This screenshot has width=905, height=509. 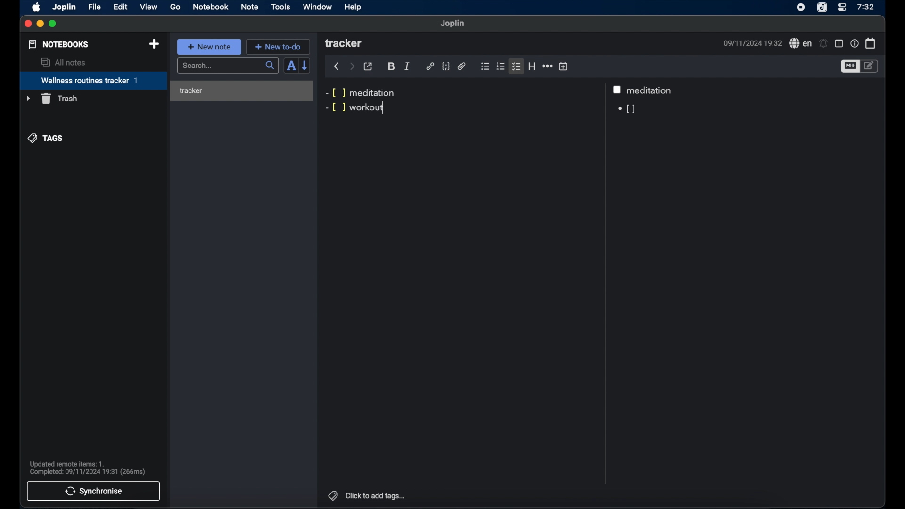 What do you see at coordinates (865, 7) in the screenshot?
I see `7:32` at bounding box center [865, 7].